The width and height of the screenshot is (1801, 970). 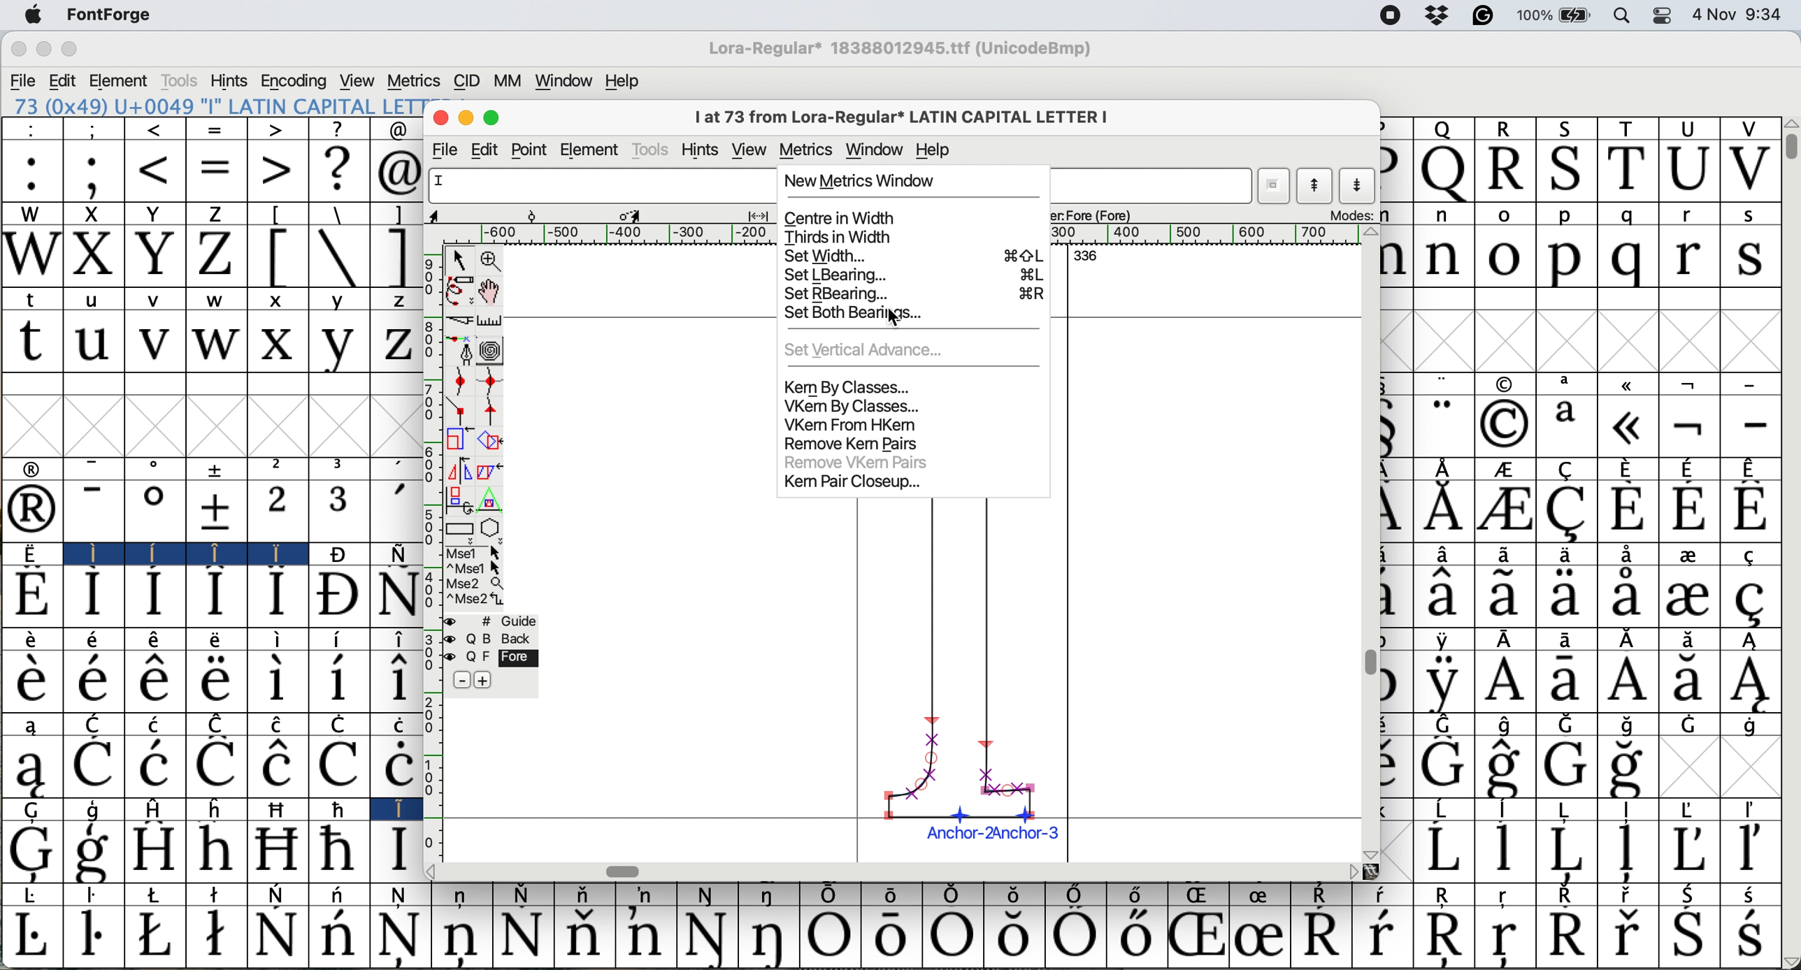 What do you see at coordinates (1690, 467) in the screenshot?
I see `Symbol` at bounding box center [1690, 467].